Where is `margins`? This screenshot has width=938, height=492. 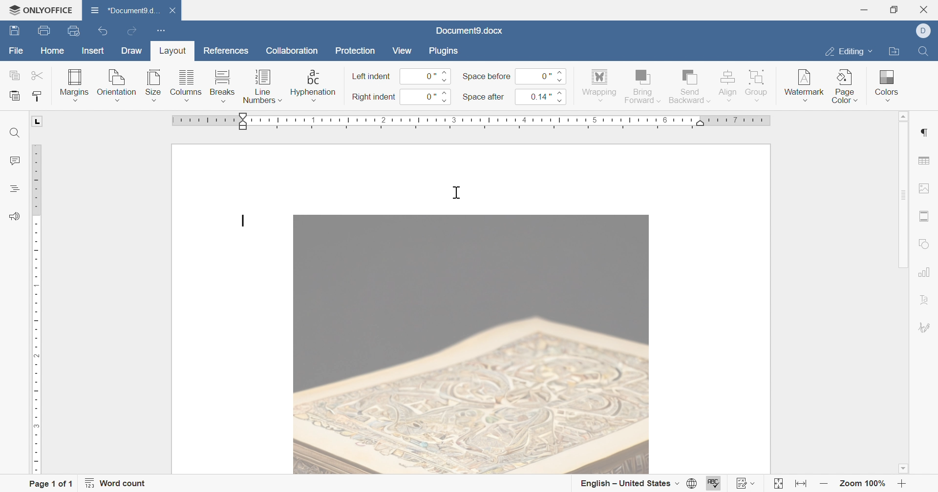 margins is located at coordinates (73, 84).